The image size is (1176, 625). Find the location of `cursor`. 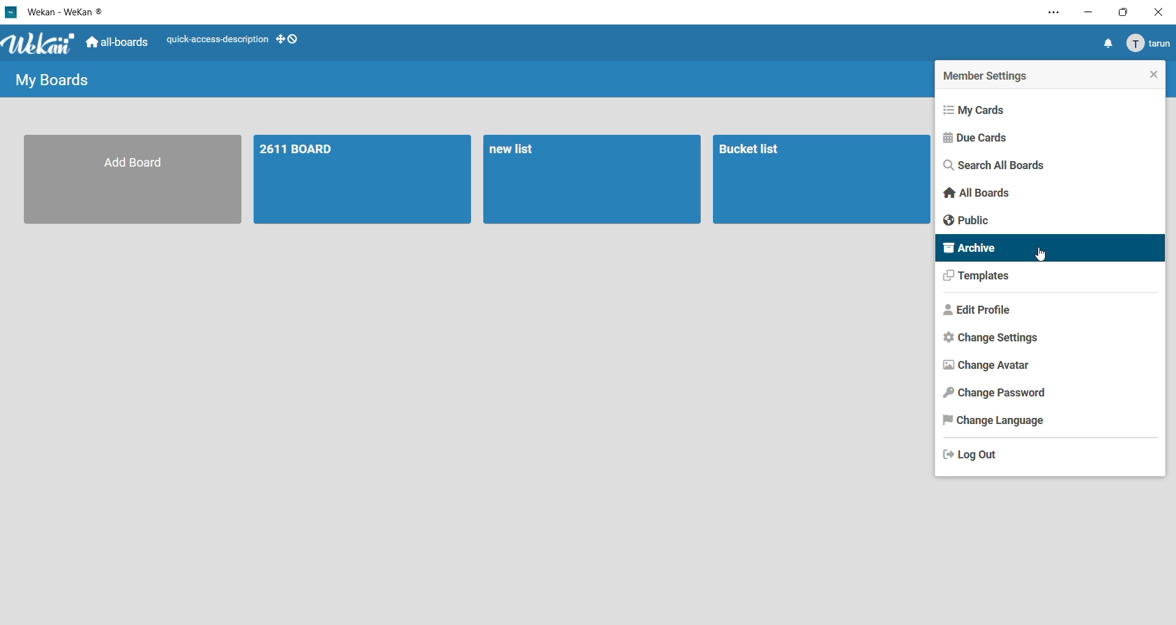

cursor is located at coordinates (1042, 255).